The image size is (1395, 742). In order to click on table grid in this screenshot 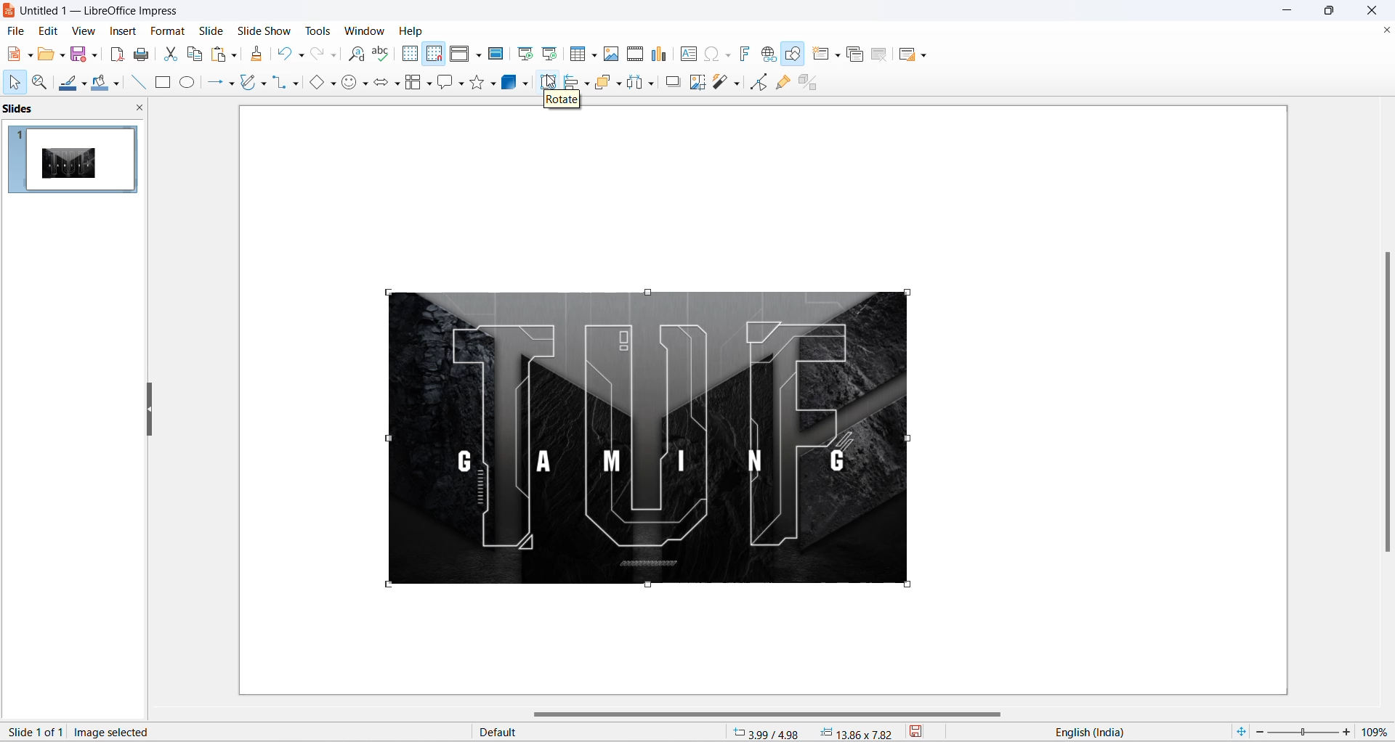, I will do `click(595, 55)`.